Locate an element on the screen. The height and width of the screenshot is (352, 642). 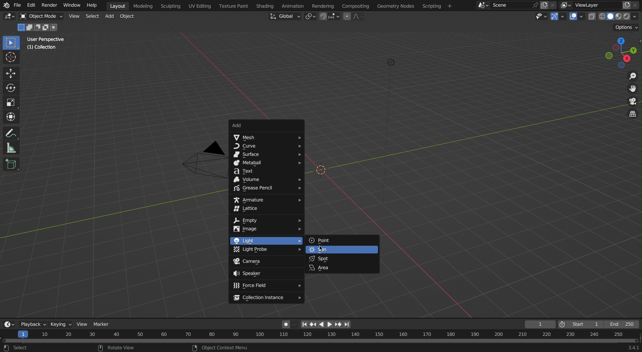
Geometry Nodes is located at coordinates (395, 5).